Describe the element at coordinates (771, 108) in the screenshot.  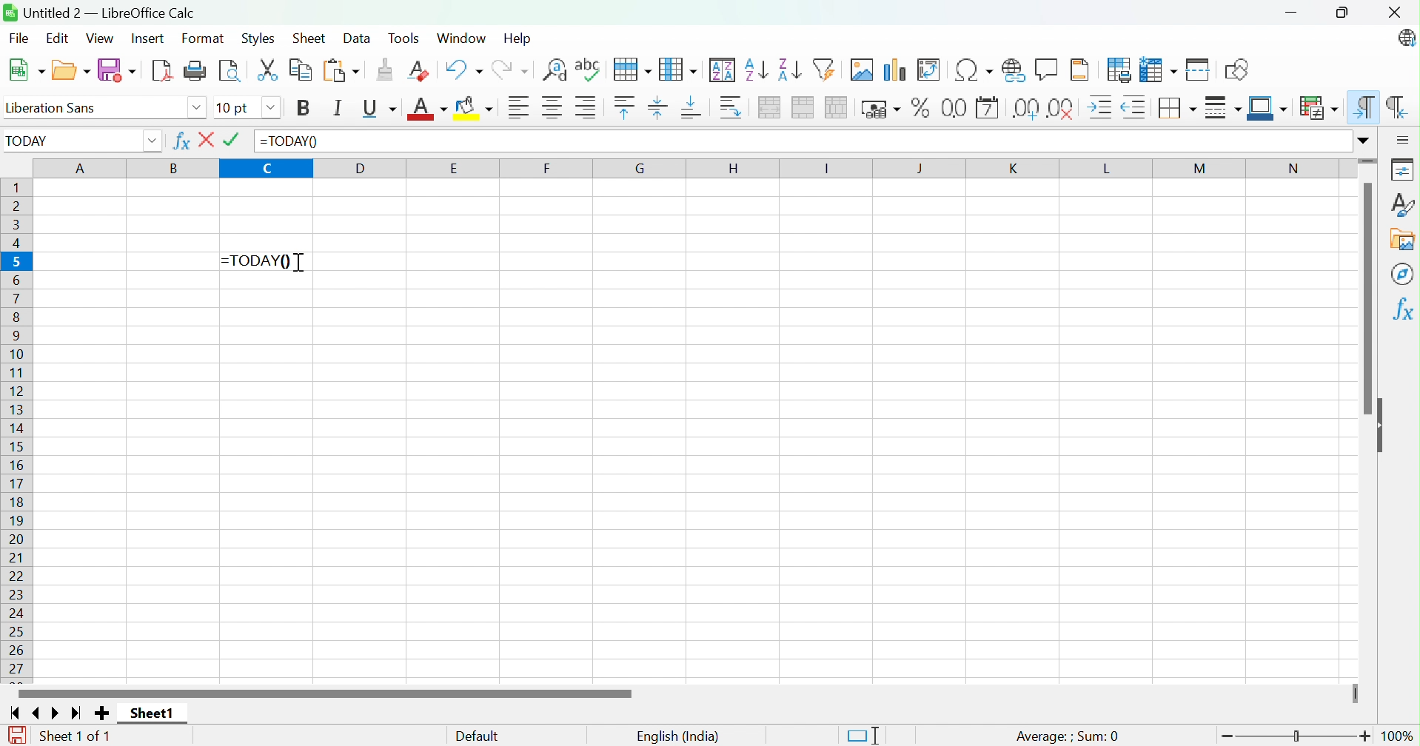
I see `Merge and center or unmerge cells depending on the current toggle state` at that location.